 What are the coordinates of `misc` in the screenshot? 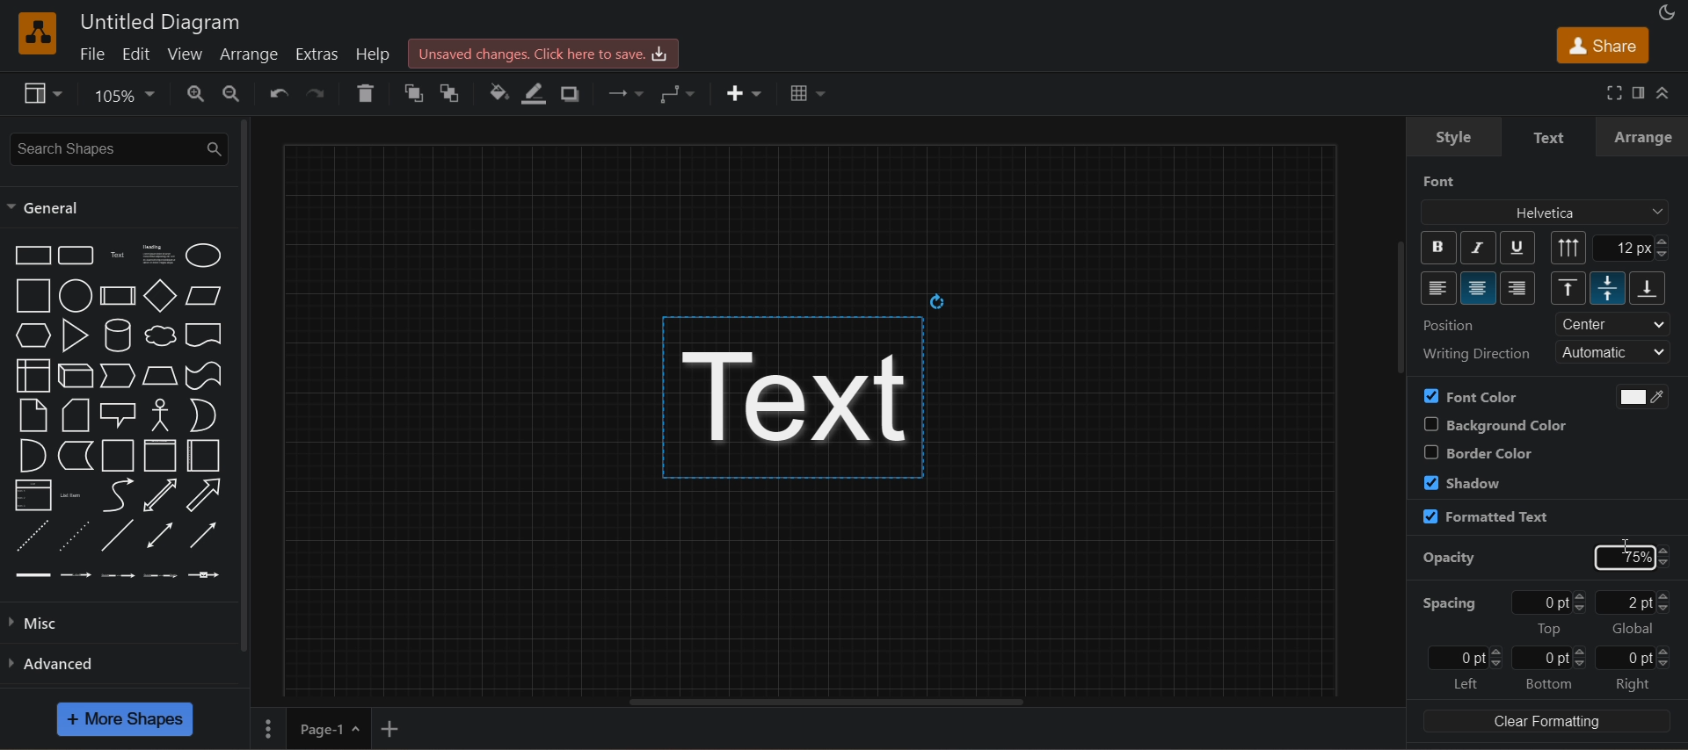 It's located at (115, 623).